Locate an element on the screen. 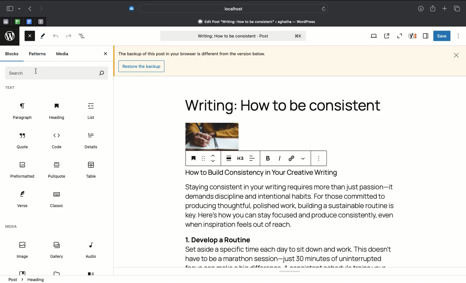  Options is located at coordinates (459, 36).